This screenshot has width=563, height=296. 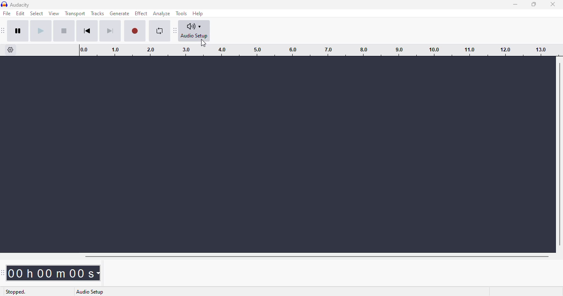 What do you see at coordinates (75, 13) in the screenshot?
I see `transport` at bounding box center [75, 13].